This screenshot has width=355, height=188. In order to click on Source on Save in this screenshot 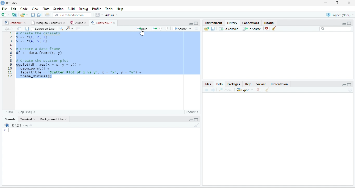, I will do `click(43, 29)`.